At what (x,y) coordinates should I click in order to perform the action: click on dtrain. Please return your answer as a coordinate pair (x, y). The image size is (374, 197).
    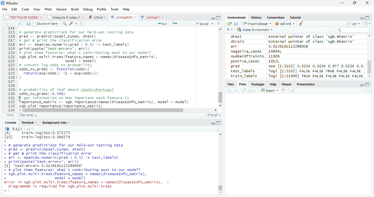
    Looking at the image, I should click on (237, 42).